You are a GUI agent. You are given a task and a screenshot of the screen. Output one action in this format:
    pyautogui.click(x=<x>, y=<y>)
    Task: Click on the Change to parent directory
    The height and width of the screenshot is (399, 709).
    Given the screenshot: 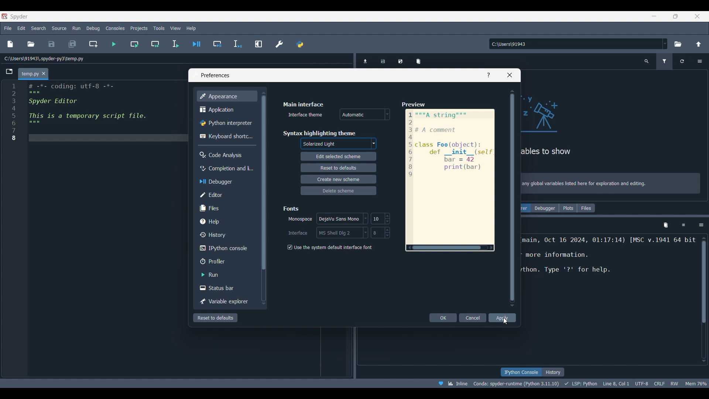 What is the action you would take?
    pyautogui.click(x=699, y=44)
    